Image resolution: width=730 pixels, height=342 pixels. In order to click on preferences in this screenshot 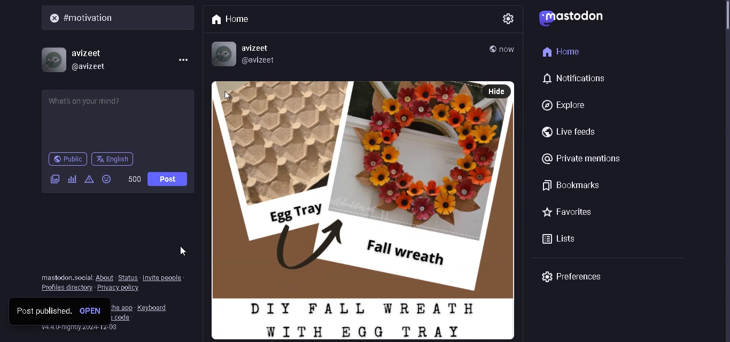, I will do `click(571, 277)`.